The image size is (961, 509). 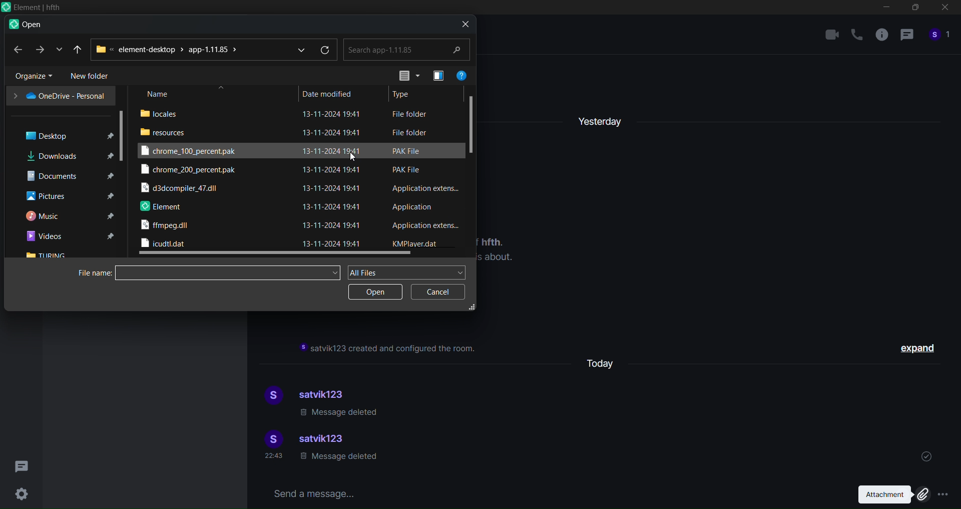 I want to click on path, so click(x=169, y=49).